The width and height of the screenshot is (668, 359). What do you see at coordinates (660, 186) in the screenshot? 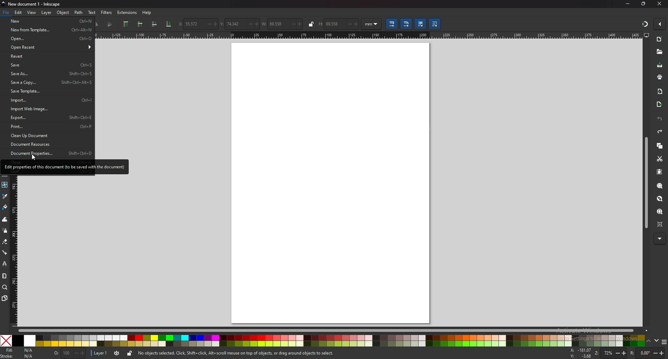
I see `zoom selection` at bounding box center [660, 186].